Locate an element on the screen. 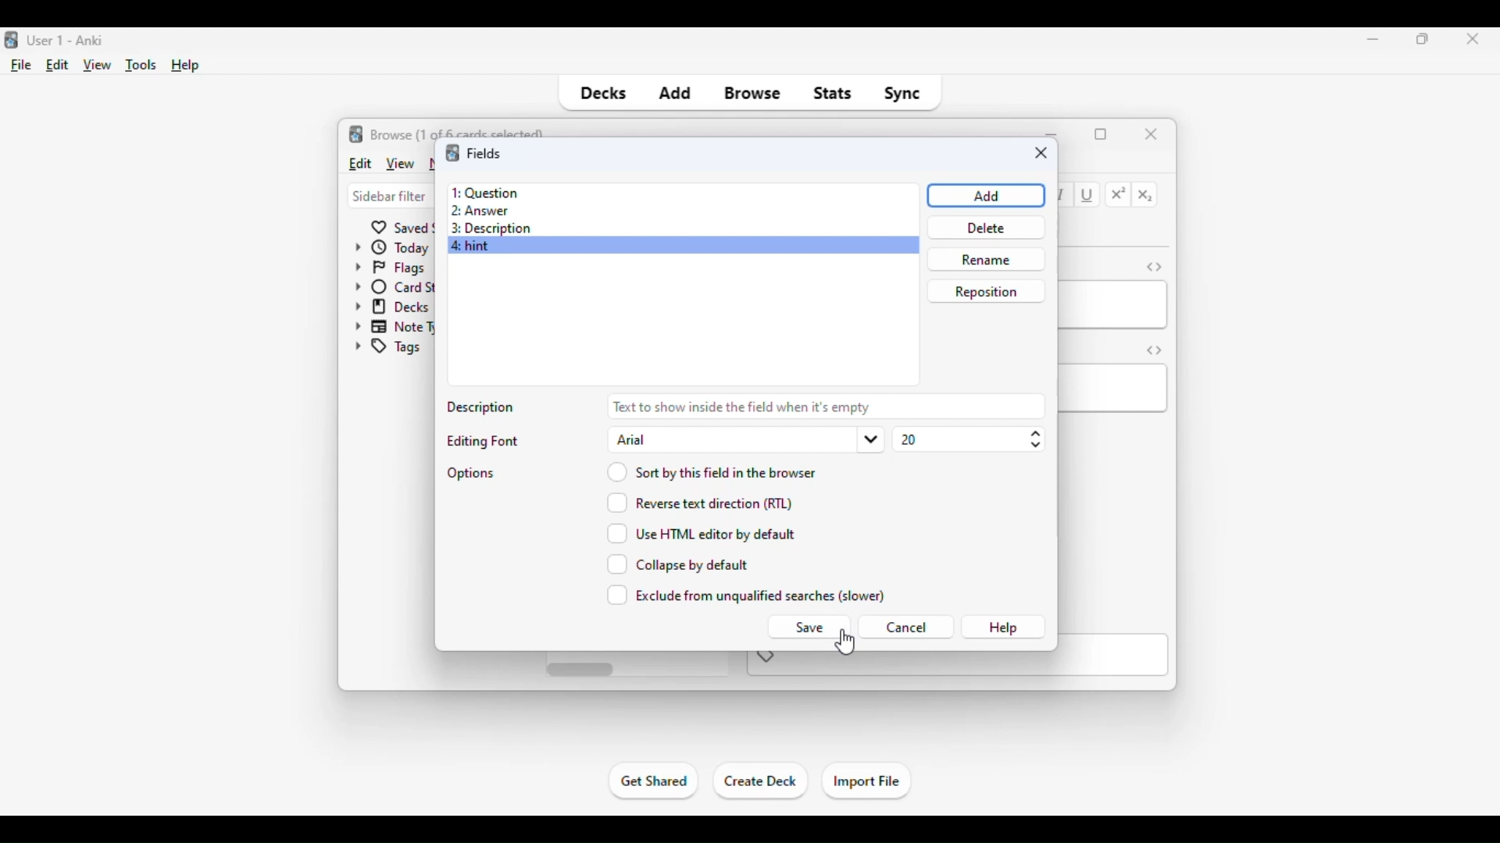  file is located at coordinates (22, 66).